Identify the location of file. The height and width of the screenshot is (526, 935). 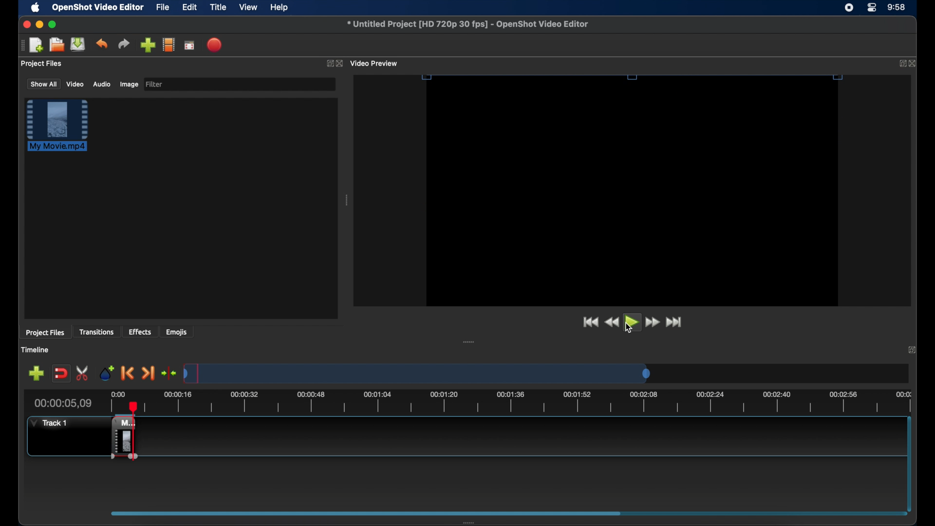
(163, 8).